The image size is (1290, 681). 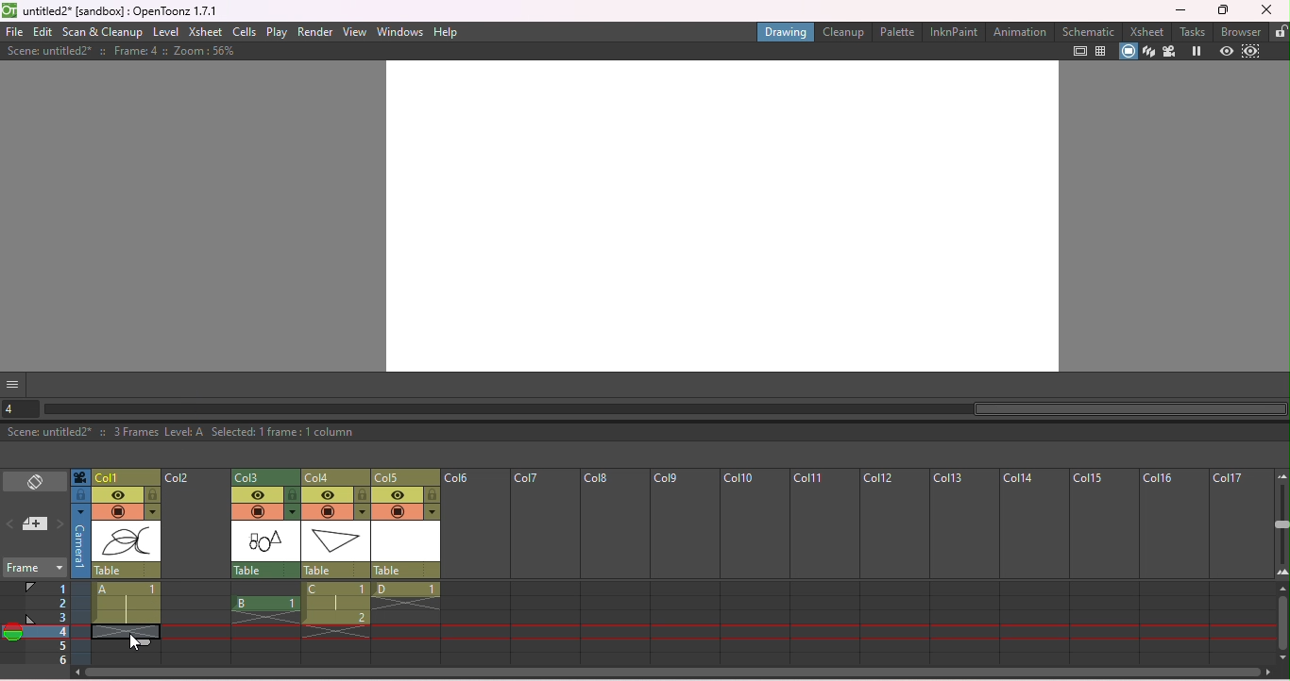 What do you see at coordinates (153, 495) in the screenshot?
I see `lock toggle` at bounding box center [153, 495].